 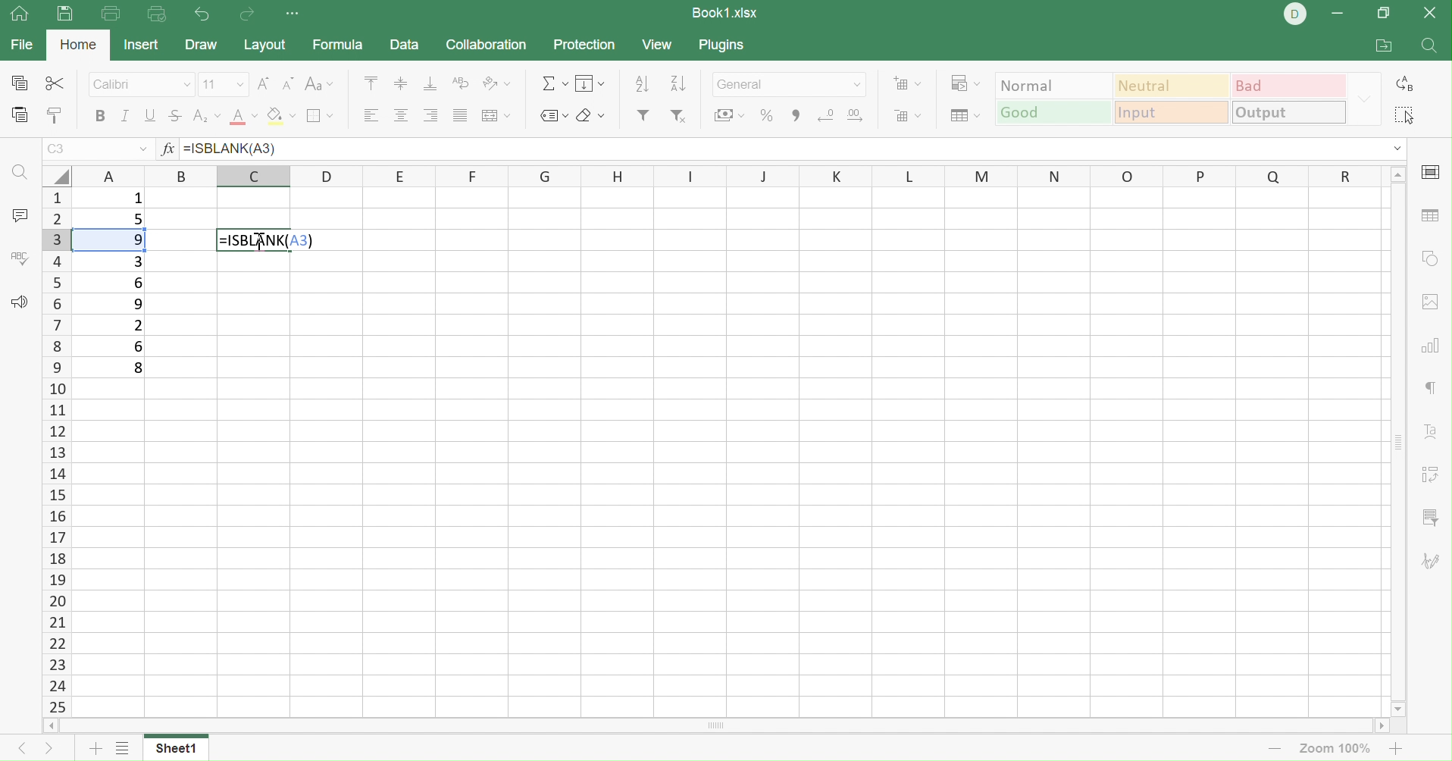 What do you see at coordinates (552, 115) in the screenshot?
I see `Named ranges` at bounding box center [552, 115].